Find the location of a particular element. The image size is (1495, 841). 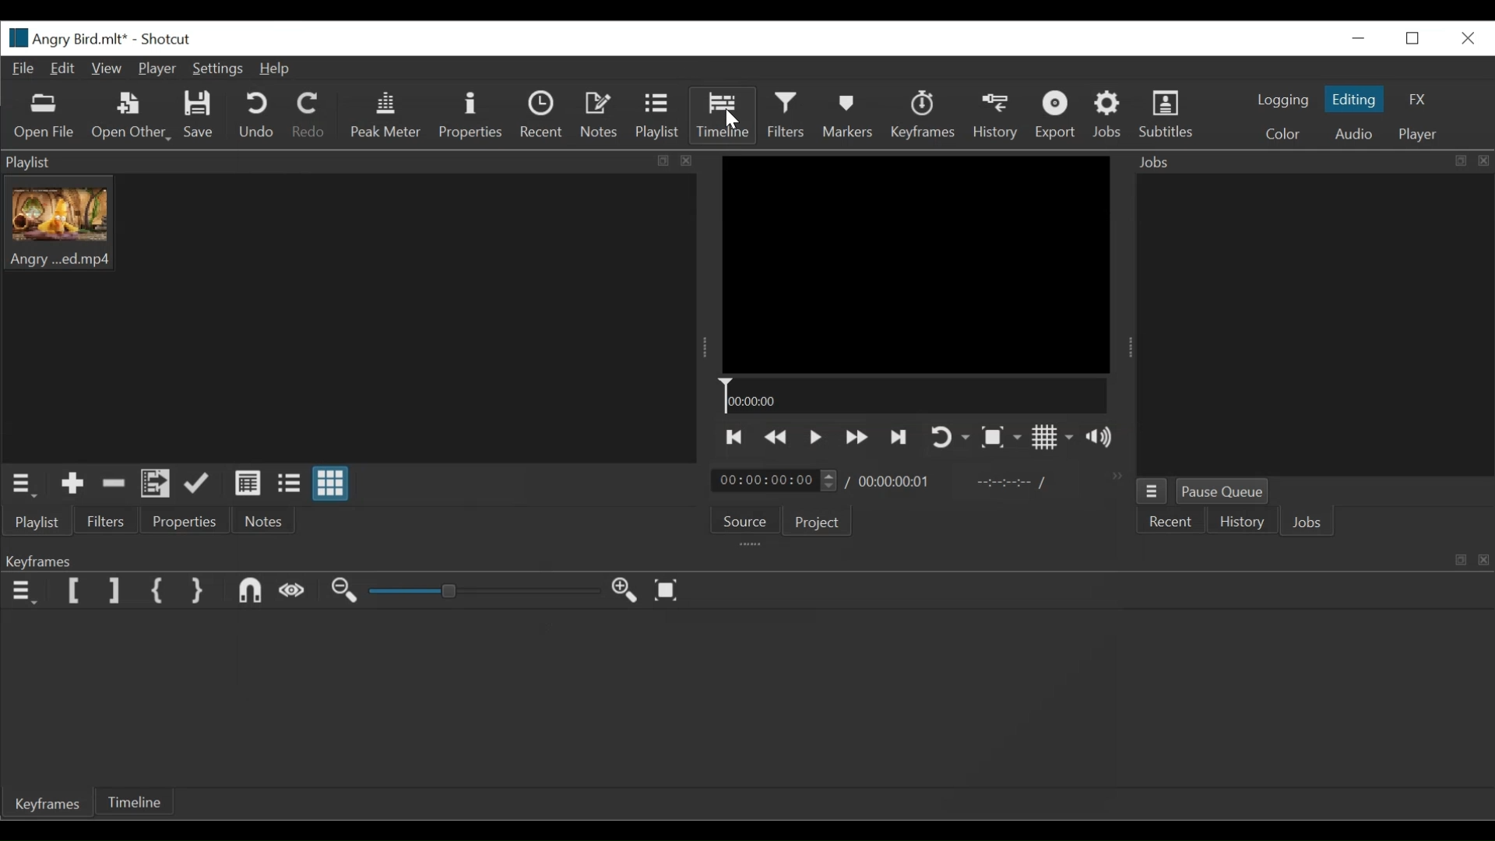

Set Filter First is located at coordinates (76, 591).